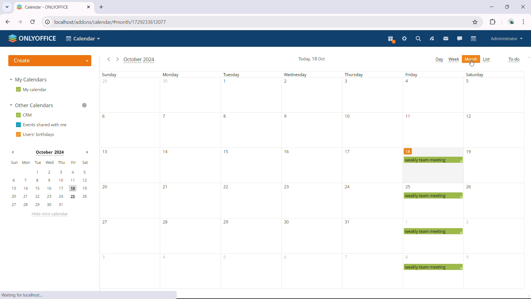 The image size is (531, 299). What do you see at coordinates (514, 59) in the screenshot?
I see `to-do` at bounding box center [514, 59].